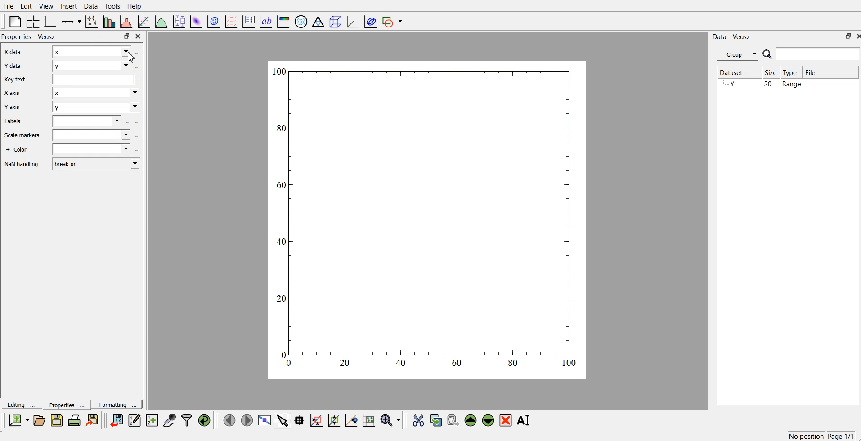 This screenshot has height=441, width=861. Describe the element at coordinates (14, 81) in the screenshot. I see `| Key text` at that location.